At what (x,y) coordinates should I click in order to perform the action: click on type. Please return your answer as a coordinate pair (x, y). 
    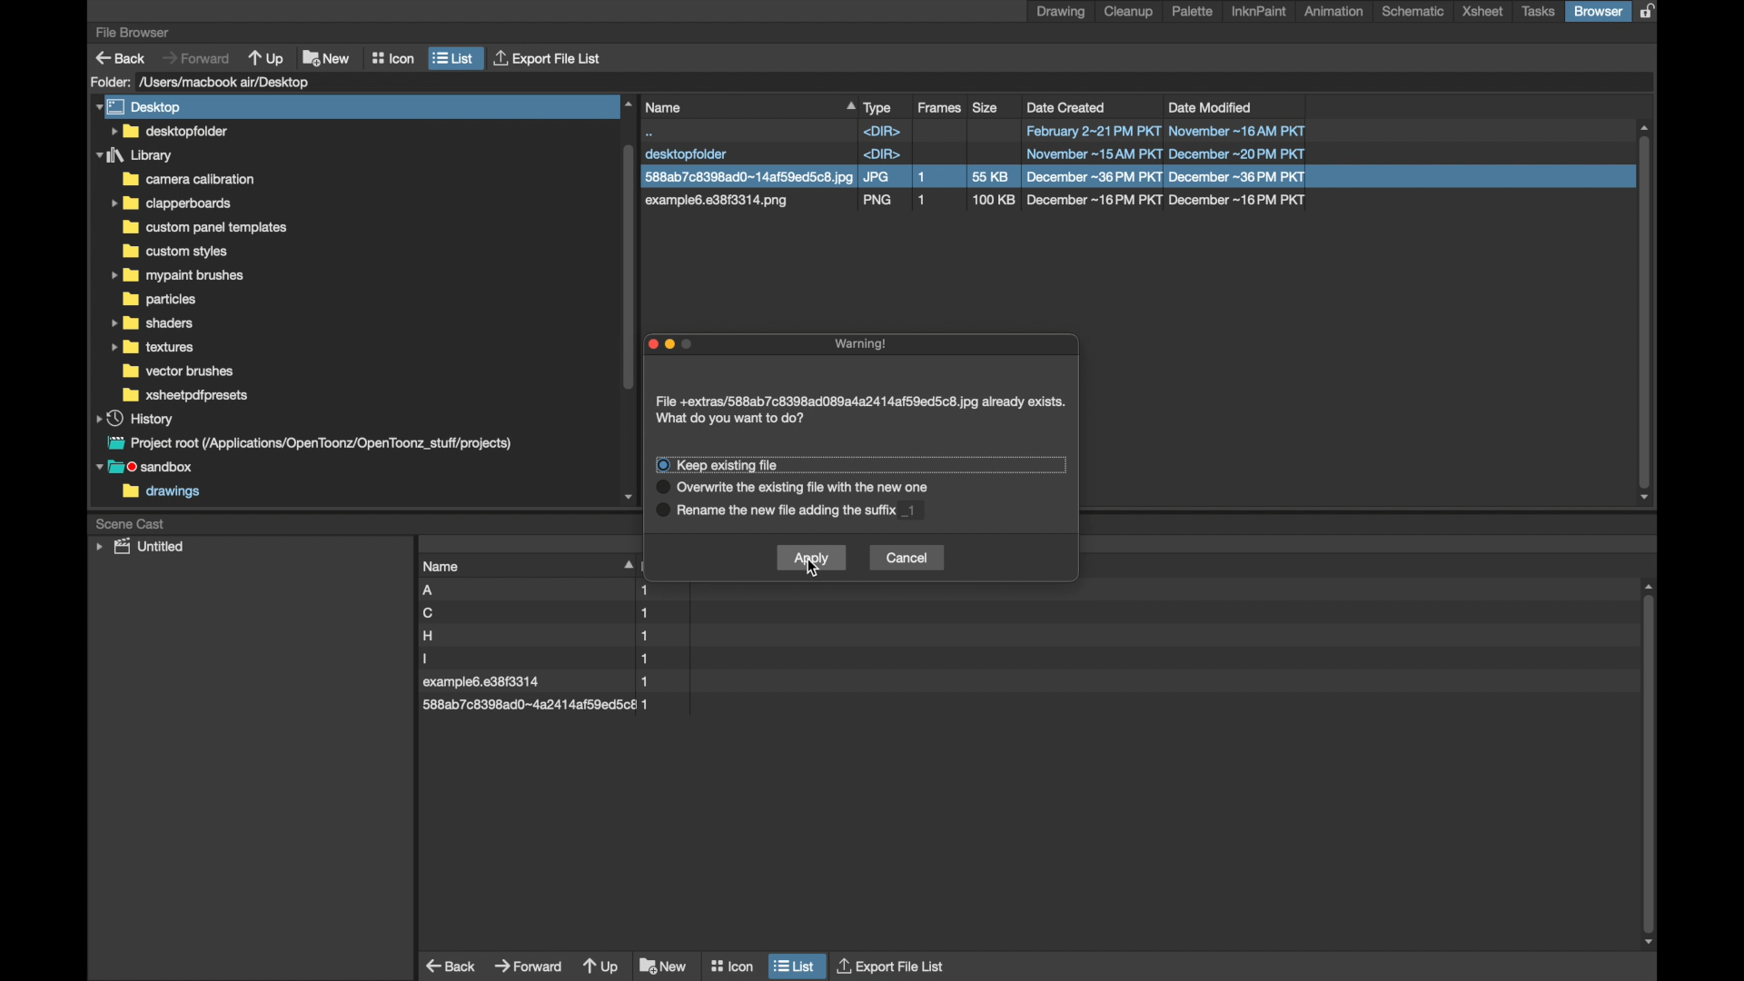
    Looking at the image, I should click on (878, 107).